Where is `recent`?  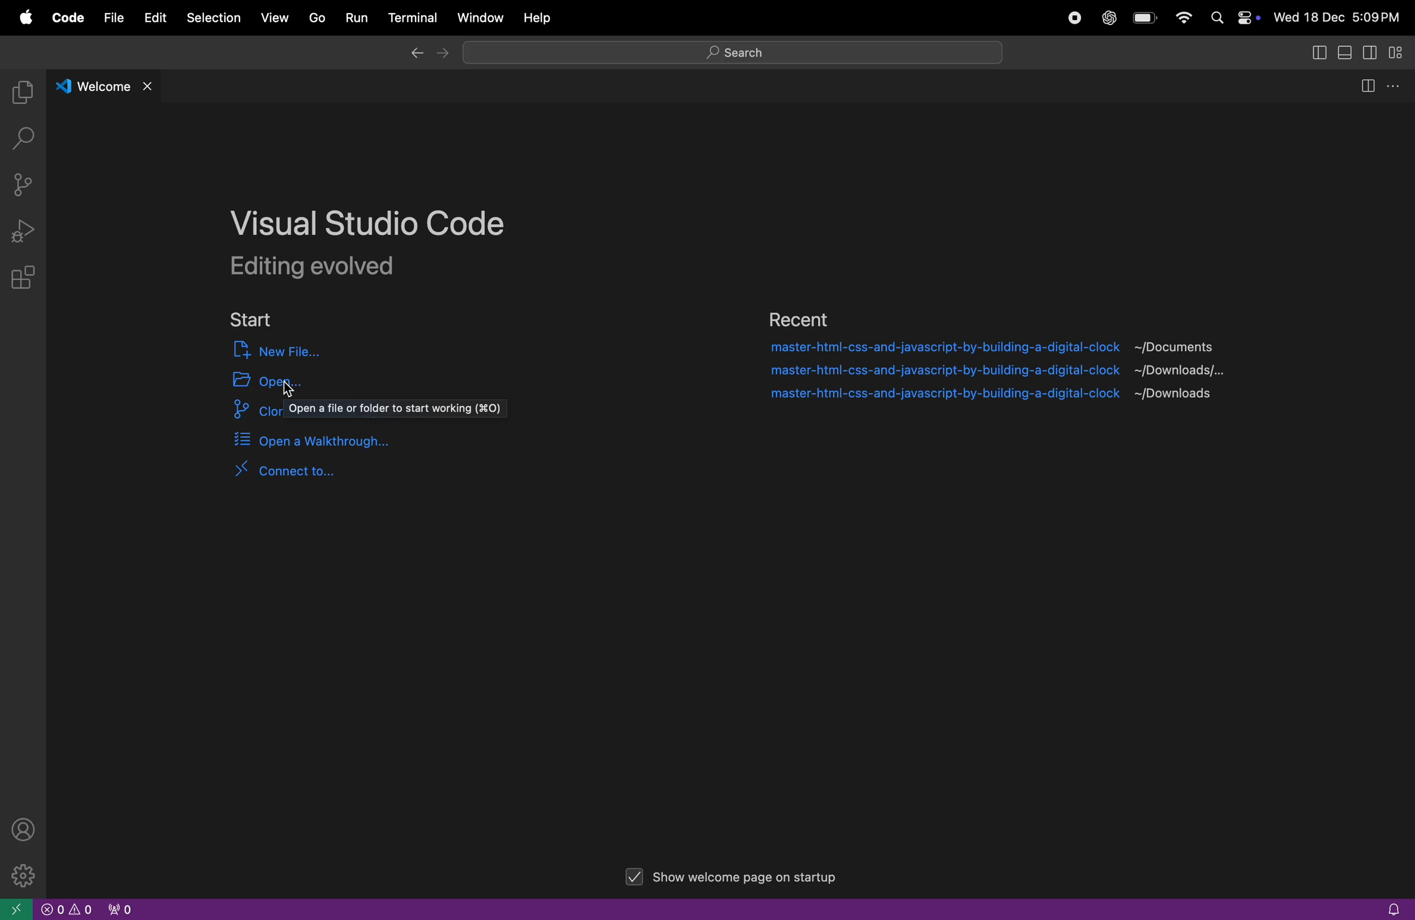
recent is located at coordinates (803, 317).